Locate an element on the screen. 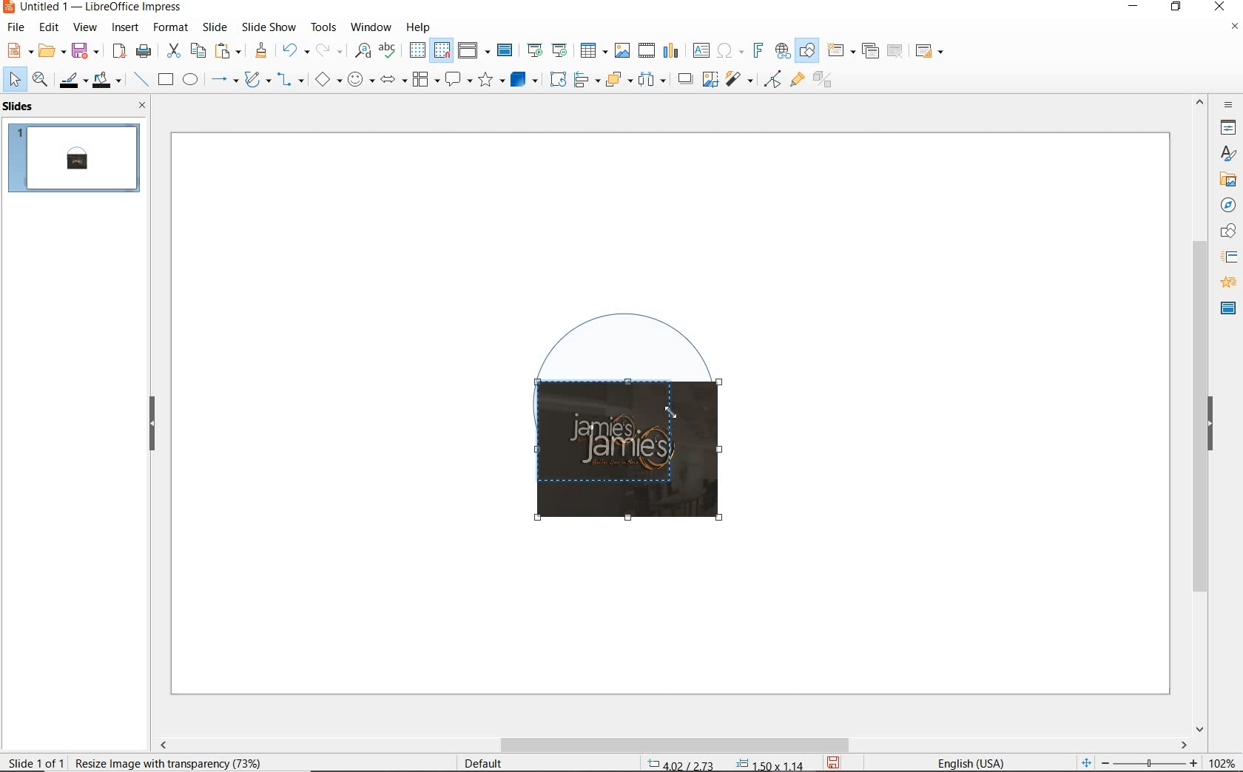  save is located at coordinates (85, 50).